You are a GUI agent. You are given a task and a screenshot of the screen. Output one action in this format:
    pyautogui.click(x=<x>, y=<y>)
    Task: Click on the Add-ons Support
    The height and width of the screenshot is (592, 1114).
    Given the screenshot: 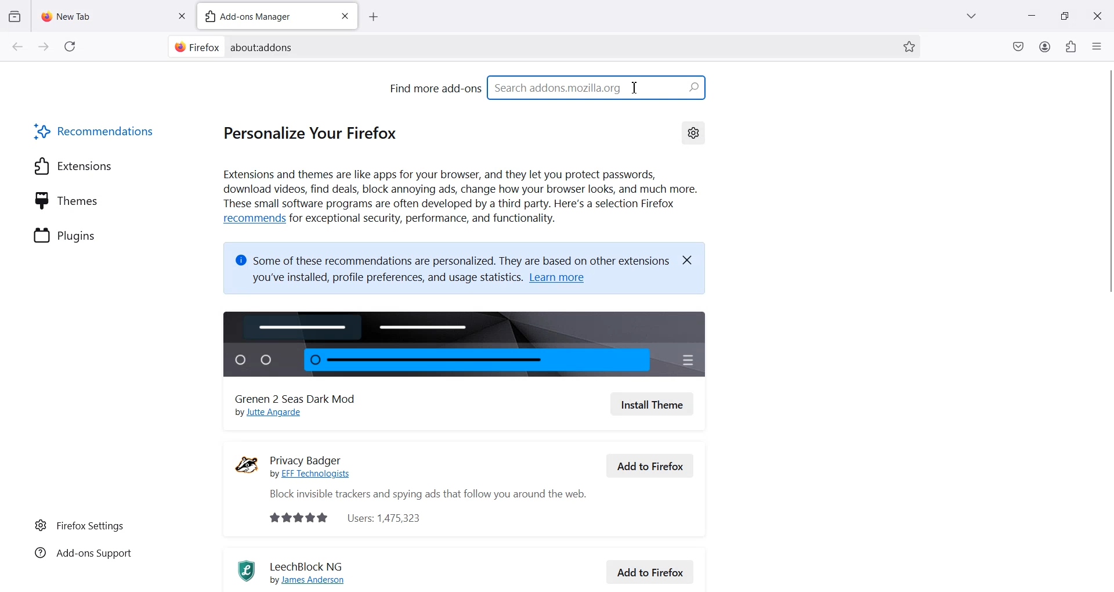 What is the action you would take?
    pyautogui.click(x=81, y=555)
    